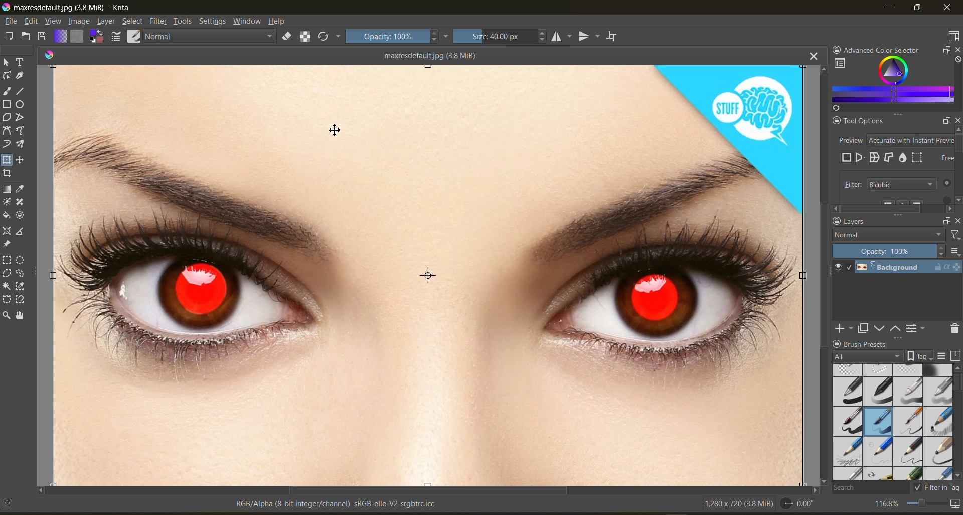  I want to click on horizontal mirror tool, so click(561, 37).